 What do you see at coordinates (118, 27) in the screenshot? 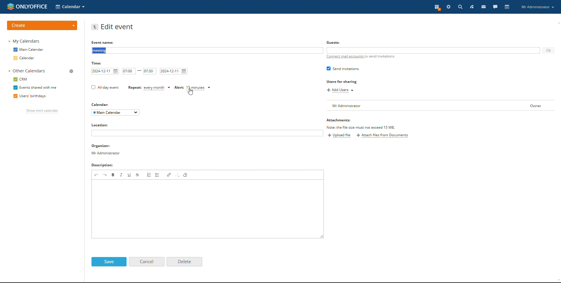
I see `edit event` at bounding box center [118, 27].